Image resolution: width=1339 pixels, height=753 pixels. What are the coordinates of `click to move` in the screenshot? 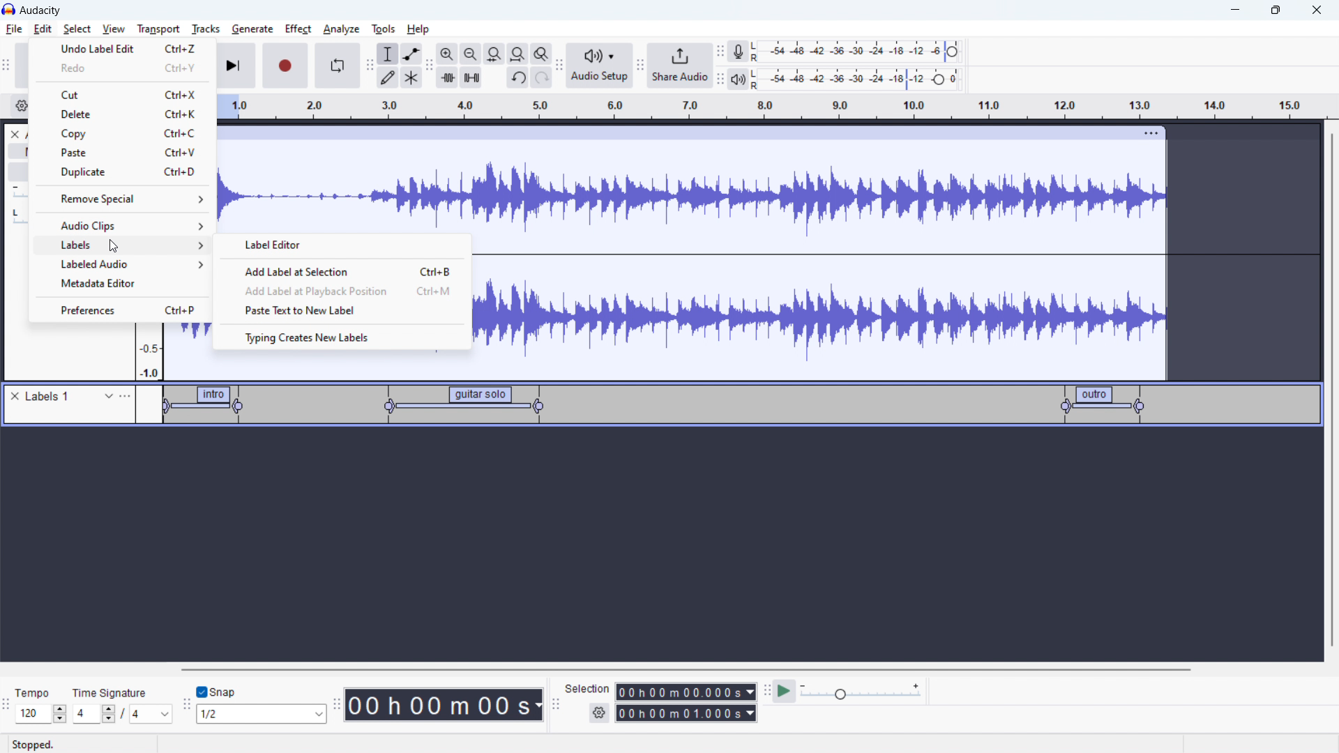 It's located at (676, 133).